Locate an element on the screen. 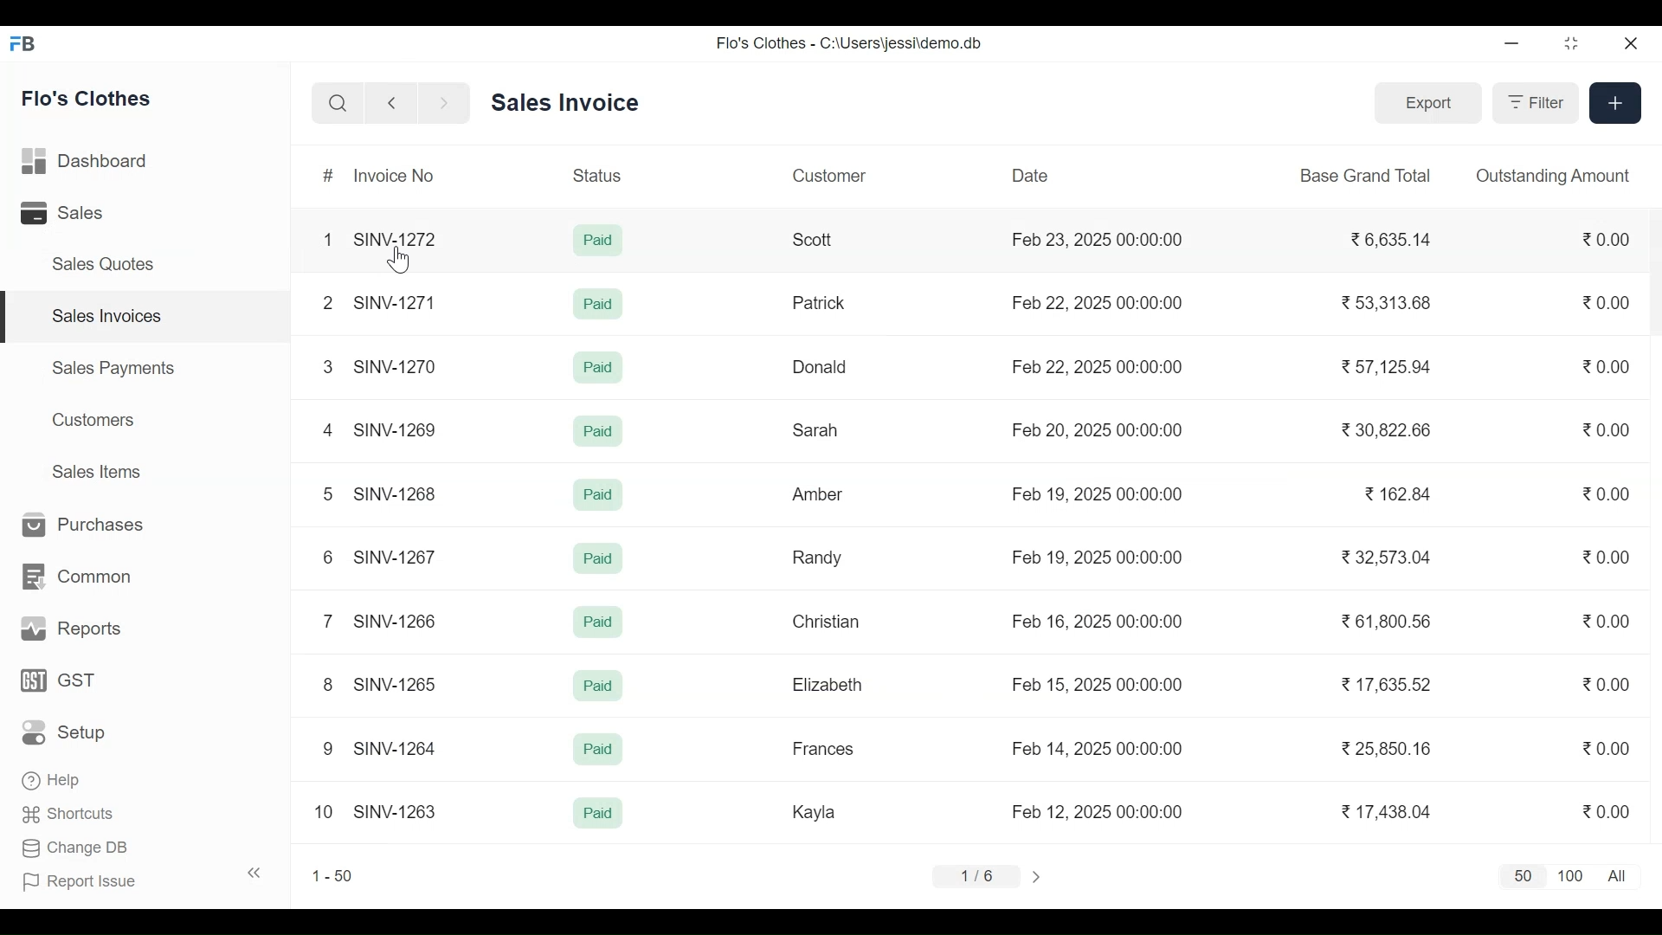 The height and width of the screenshot is (935, 1662). 7 is located at coordinates (329, 620).